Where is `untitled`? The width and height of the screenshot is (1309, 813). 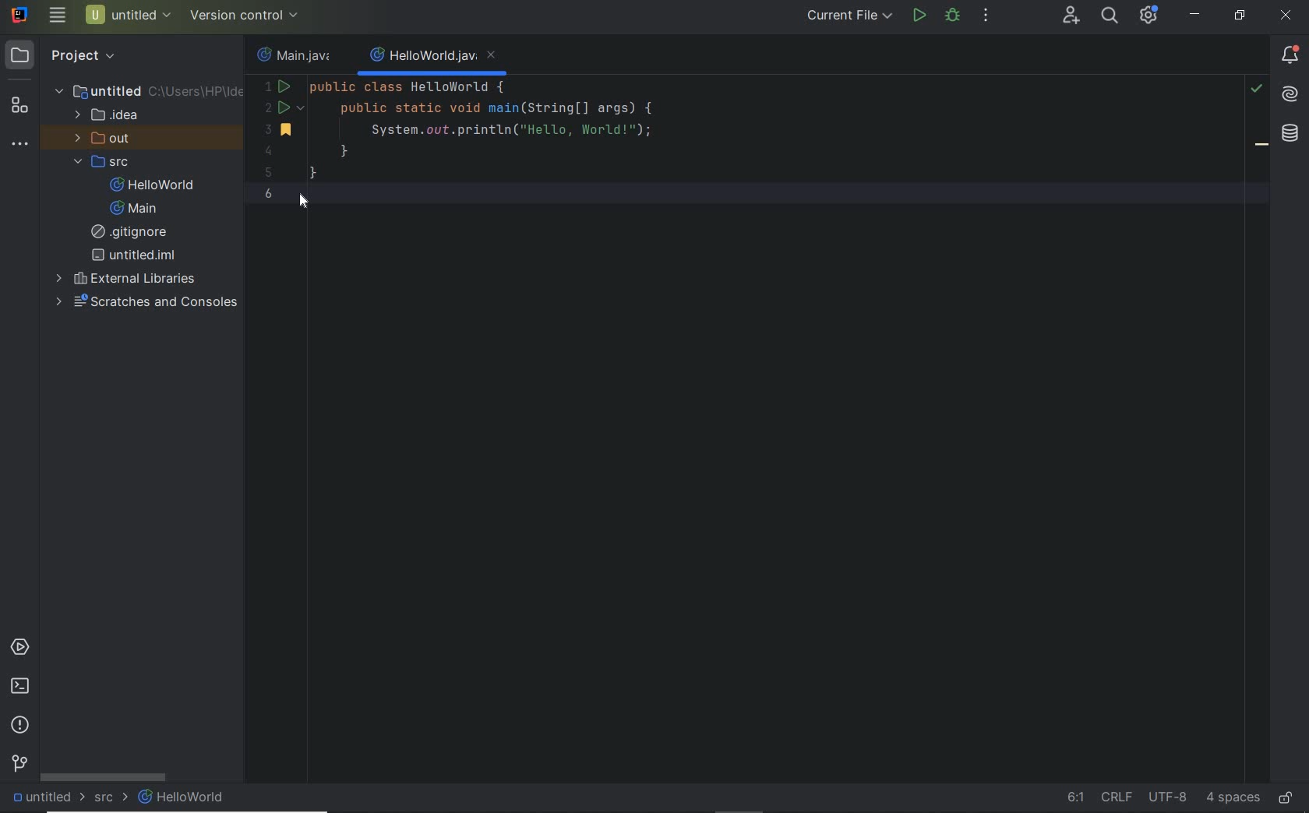 untitled is located at coordinates (45, 798).